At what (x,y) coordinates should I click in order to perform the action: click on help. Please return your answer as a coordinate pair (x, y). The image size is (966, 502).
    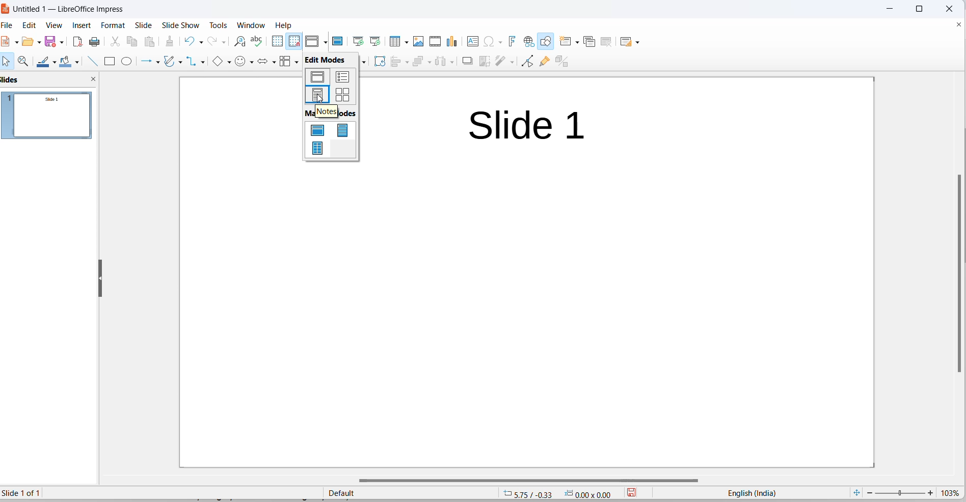
    Looking at the image, I should click on (284, 25).